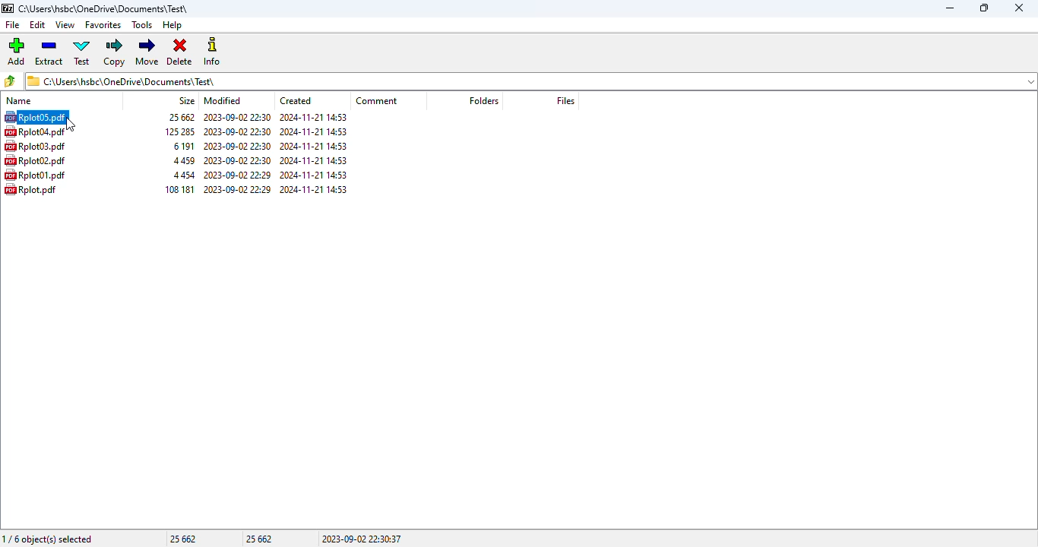  Describe the element at coordinates (34, 131) in the screenshot. I see `rplot04` at that location.